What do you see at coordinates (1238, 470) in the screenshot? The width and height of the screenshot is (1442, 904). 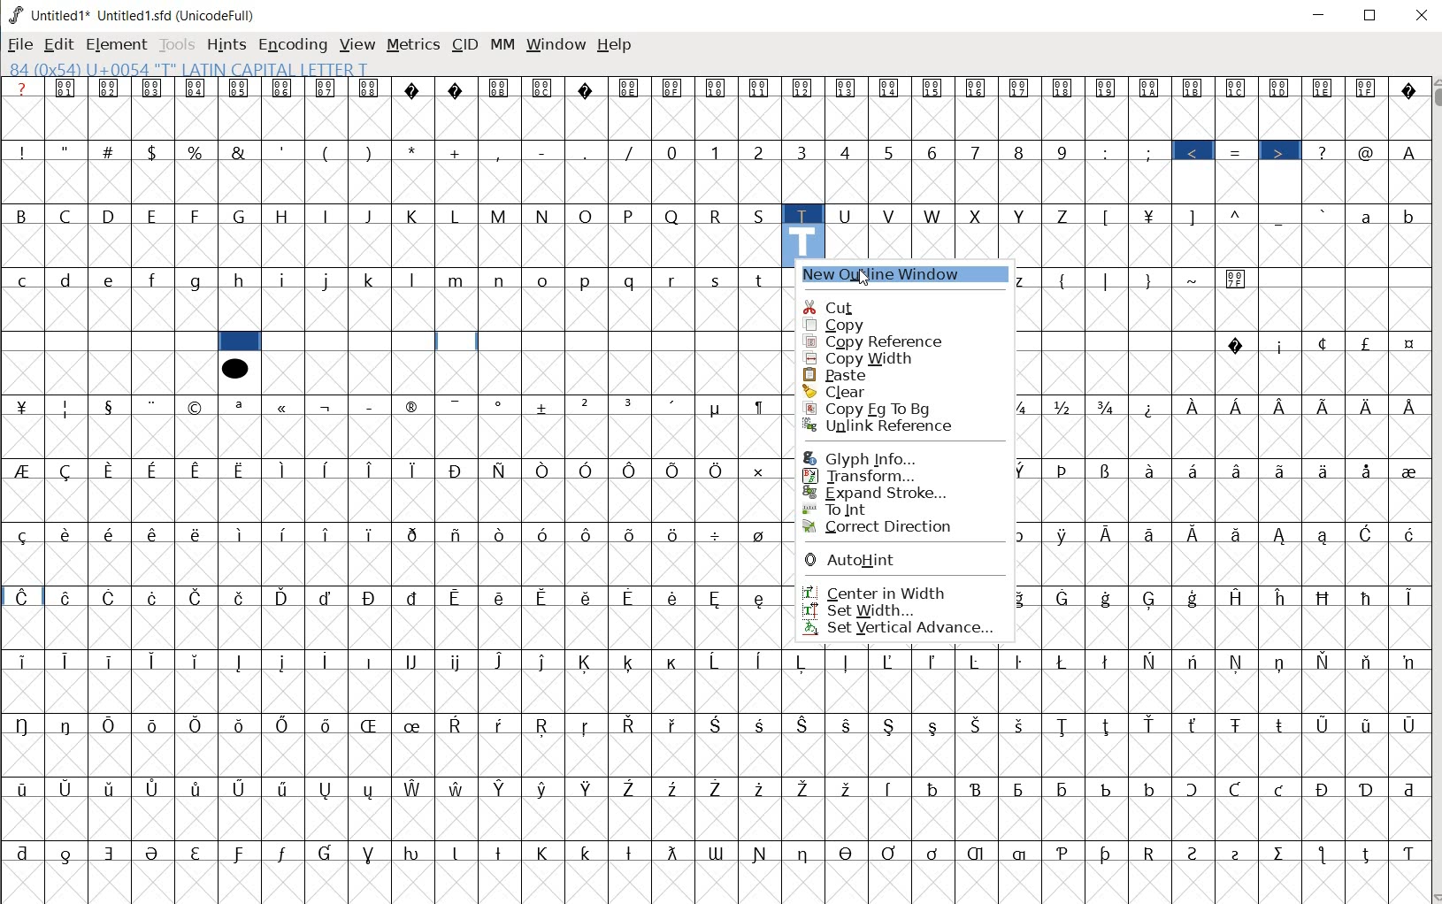 I see `Symbol` at bounding box center [1238, 470].